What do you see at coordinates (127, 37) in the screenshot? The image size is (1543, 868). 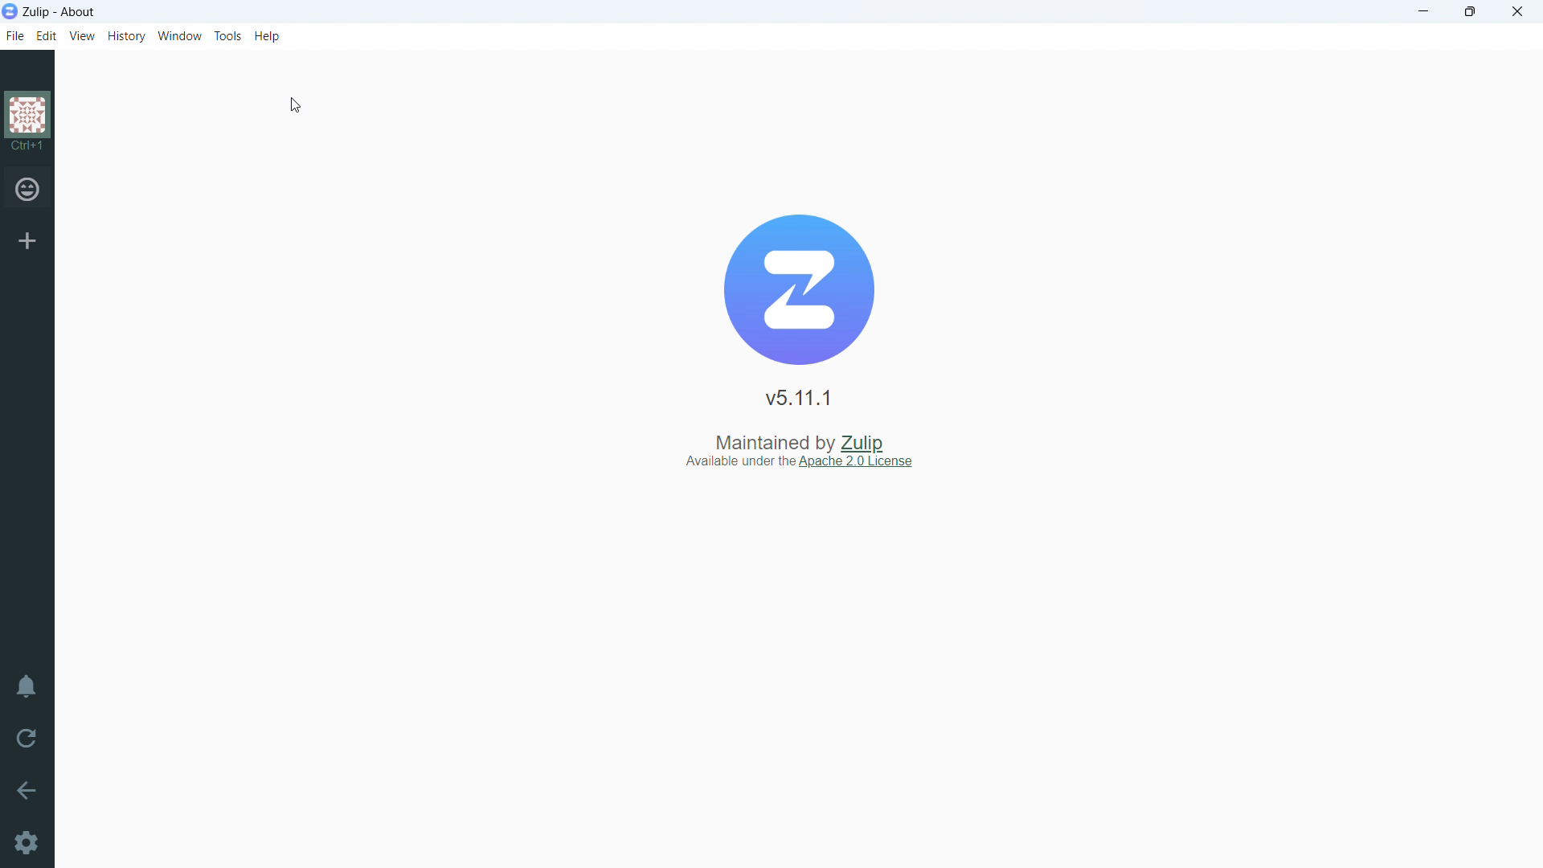 I see `history` at bounding box center [127, 37].